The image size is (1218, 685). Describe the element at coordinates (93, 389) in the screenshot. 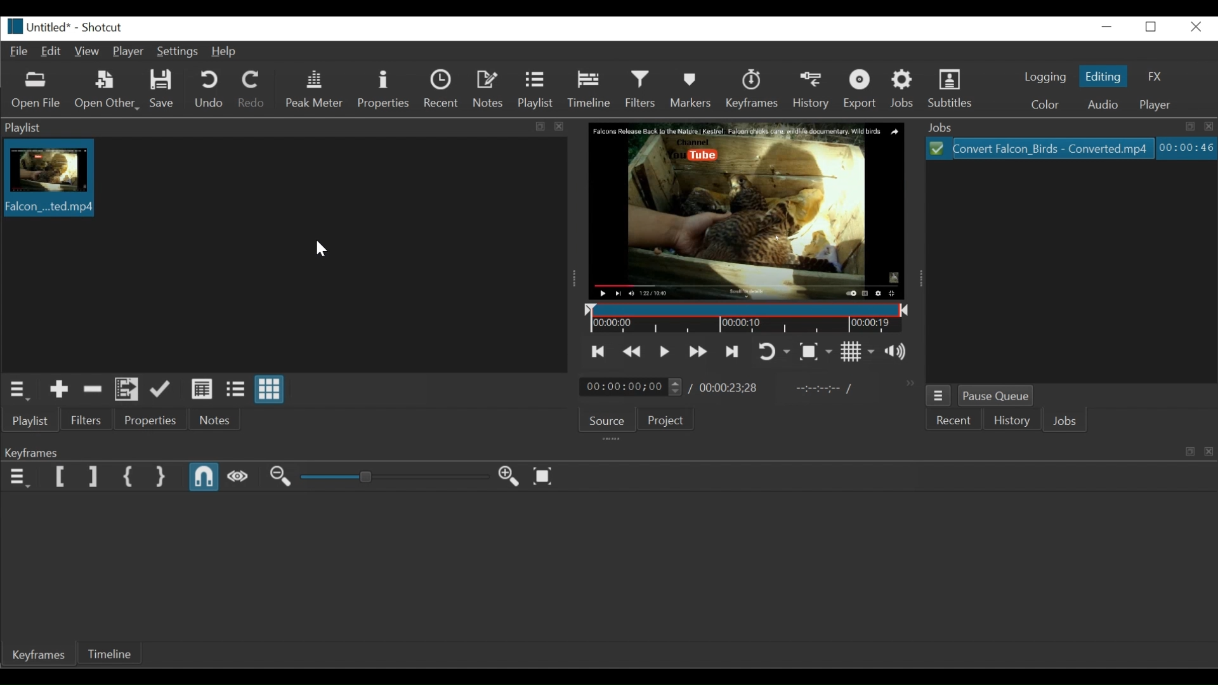

I see `Remove cut` at that location.